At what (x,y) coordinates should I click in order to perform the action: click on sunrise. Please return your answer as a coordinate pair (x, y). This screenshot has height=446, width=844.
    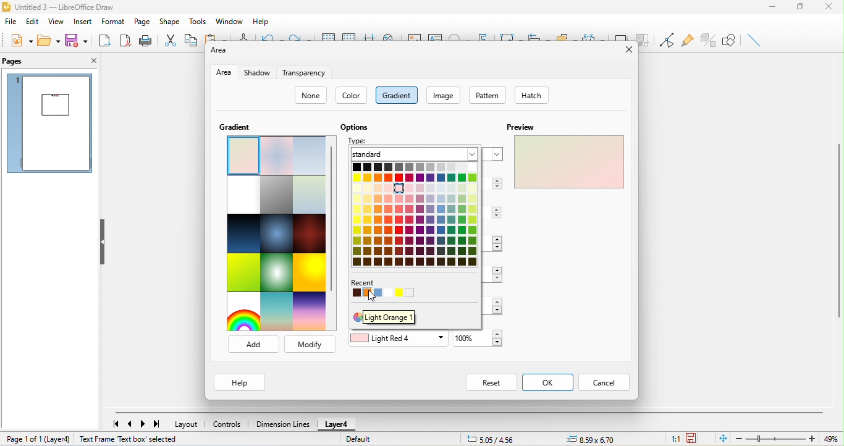
    Looking at the image, I should click on (277, 312).